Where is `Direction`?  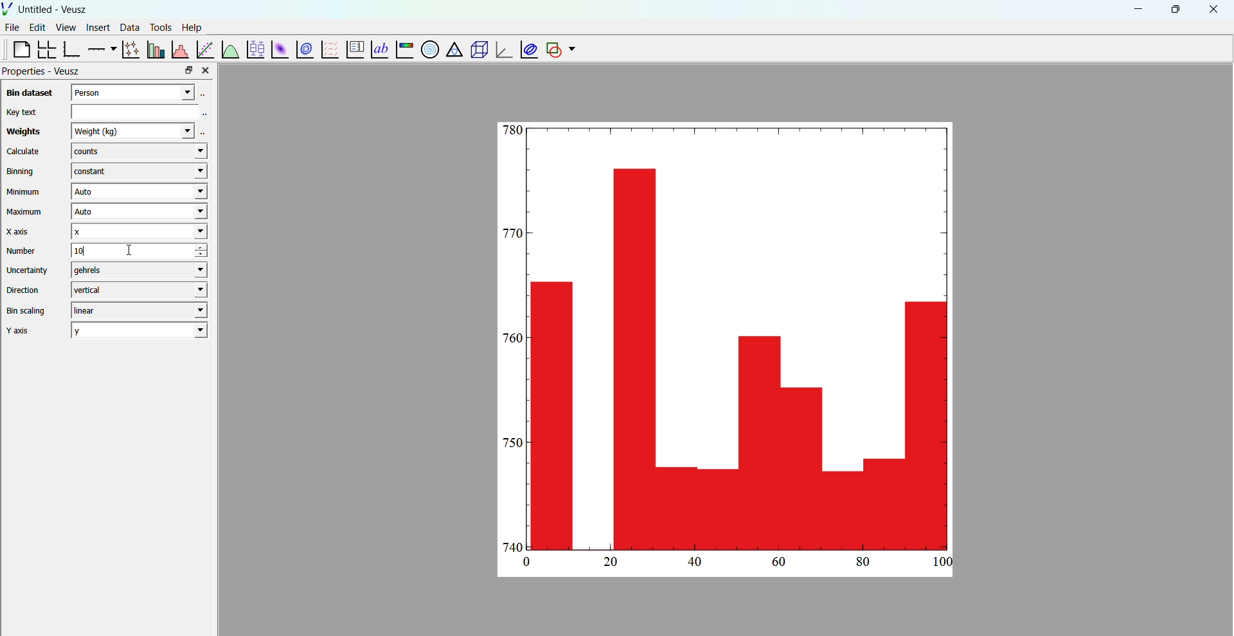
Direction is located at coordinates (25, 289).